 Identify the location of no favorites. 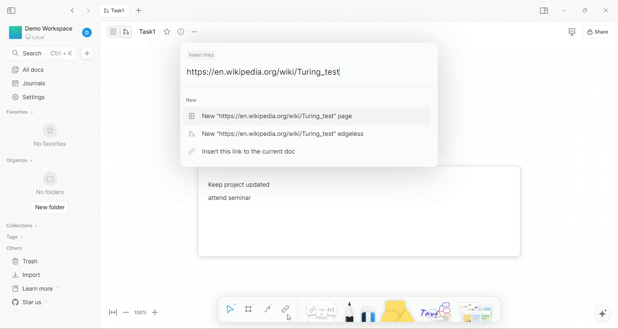
(55, 137).